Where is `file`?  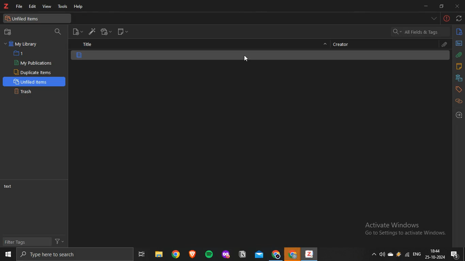 file is located at coordinates (19, 6).